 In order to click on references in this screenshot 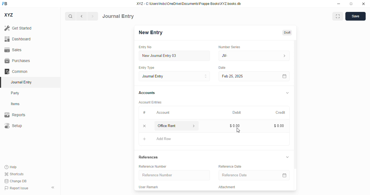, I will do `click(148, 157)`.